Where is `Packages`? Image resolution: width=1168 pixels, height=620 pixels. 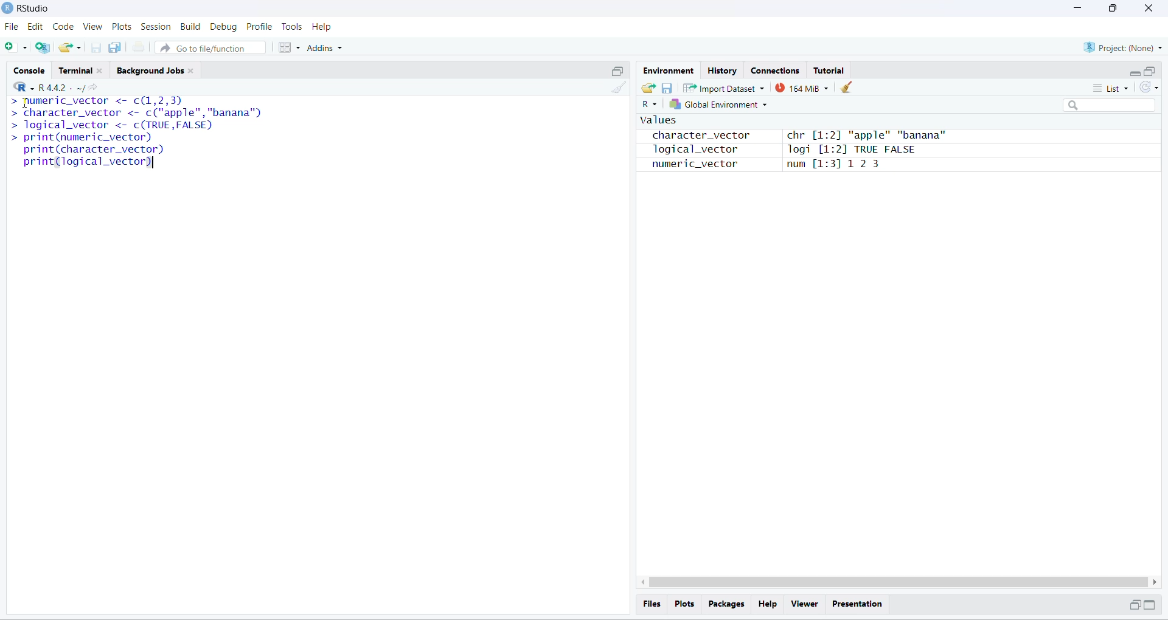 Packages is located at coordinates (726, 604).